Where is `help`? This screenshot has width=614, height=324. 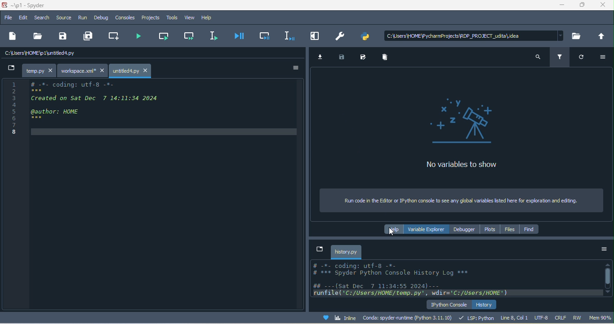
help is located at coordinates (390, 229).